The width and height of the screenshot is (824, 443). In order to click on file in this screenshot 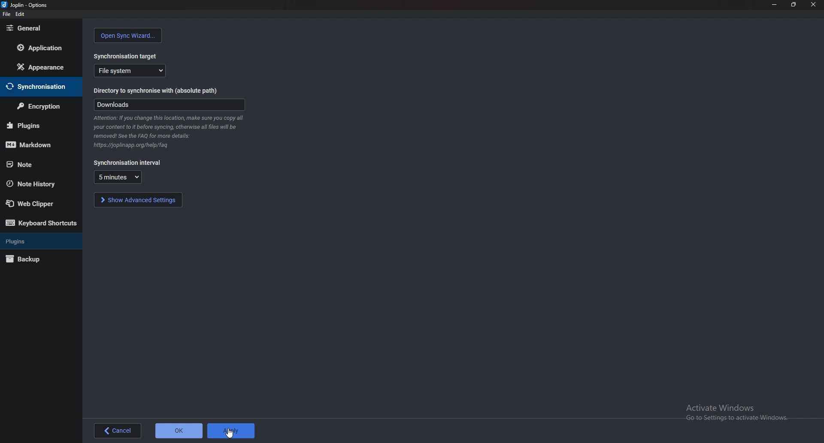, I will do `click(6, 14)`.